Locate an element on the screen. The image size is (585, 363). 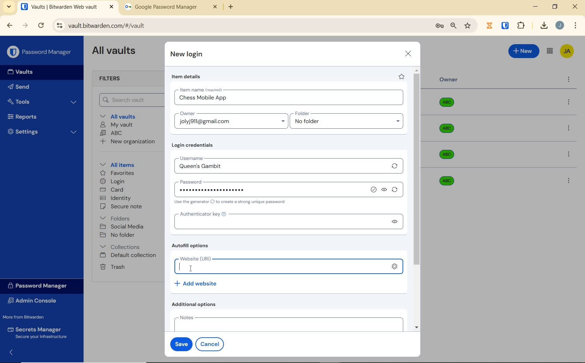
download is located at coordinates (544, 25).